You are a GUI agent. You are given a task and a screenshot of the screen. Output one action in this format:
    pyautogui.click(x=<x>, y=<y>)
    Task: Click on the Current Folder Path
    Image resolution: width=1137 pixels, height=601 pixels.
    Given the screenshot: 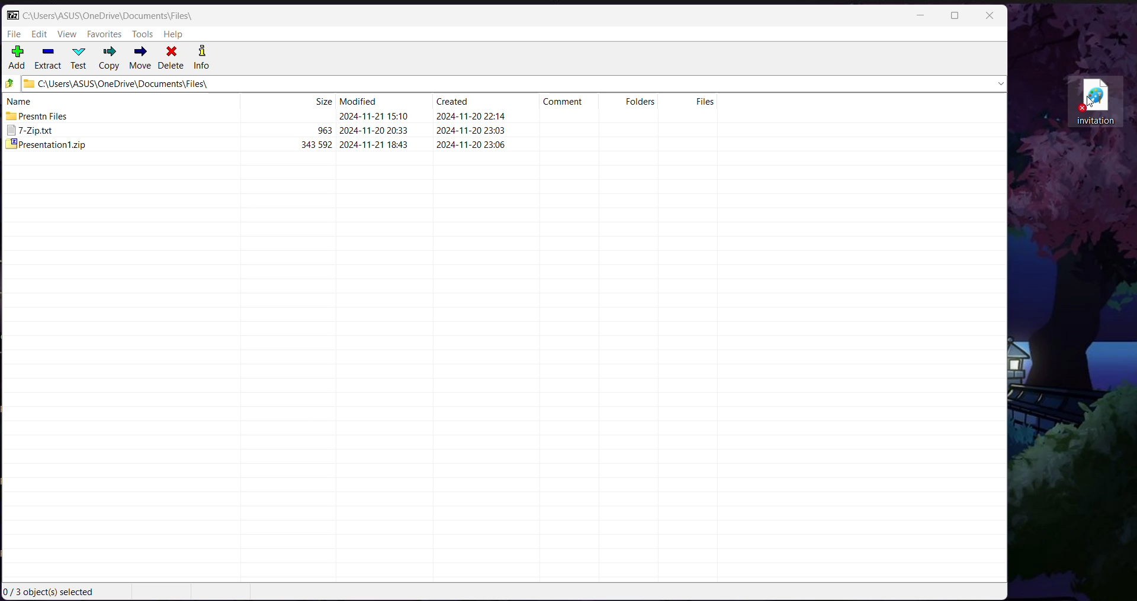 What is the action you would take?
    pyautogui.click(x=513, y=83)
    